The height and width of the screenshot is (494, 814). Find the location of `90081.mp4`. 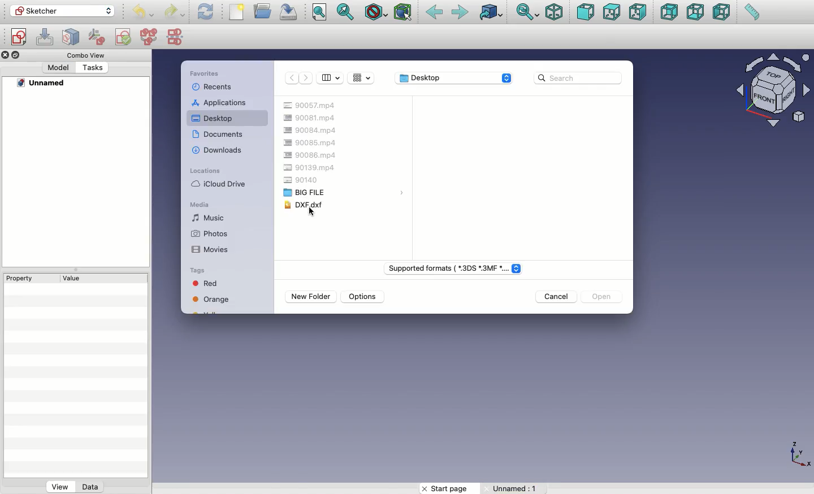

90081.mp4 is located at coordinates (310, 119).